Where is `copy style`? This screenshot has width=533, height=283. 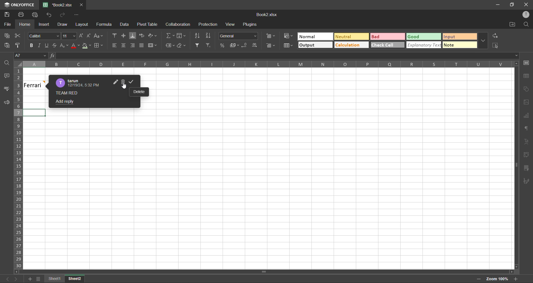 copy style is located at coordinates (20, 45).